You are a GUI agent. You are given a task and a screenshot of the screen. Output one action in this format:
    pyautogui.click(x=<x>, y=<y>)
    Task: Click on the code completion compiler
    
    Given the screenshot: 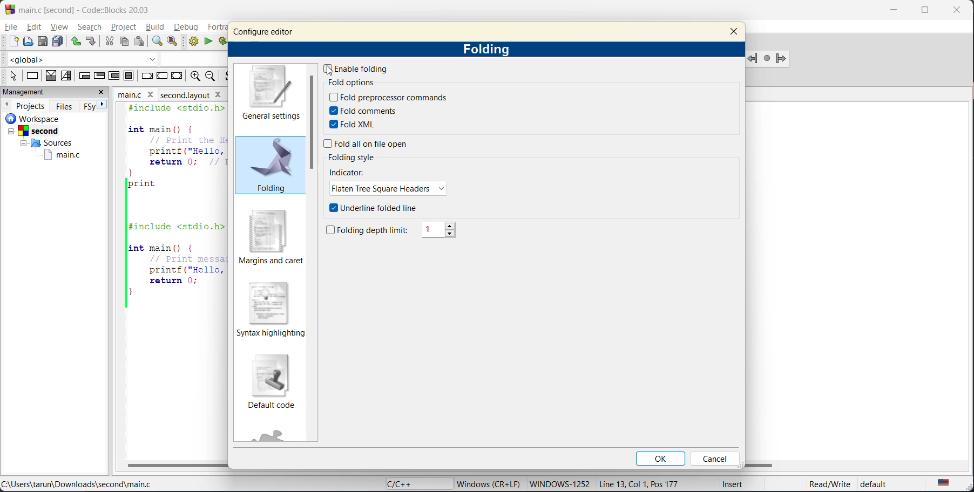 What is the action you would take?
    pyautogui.click(x=114, y=59)
    